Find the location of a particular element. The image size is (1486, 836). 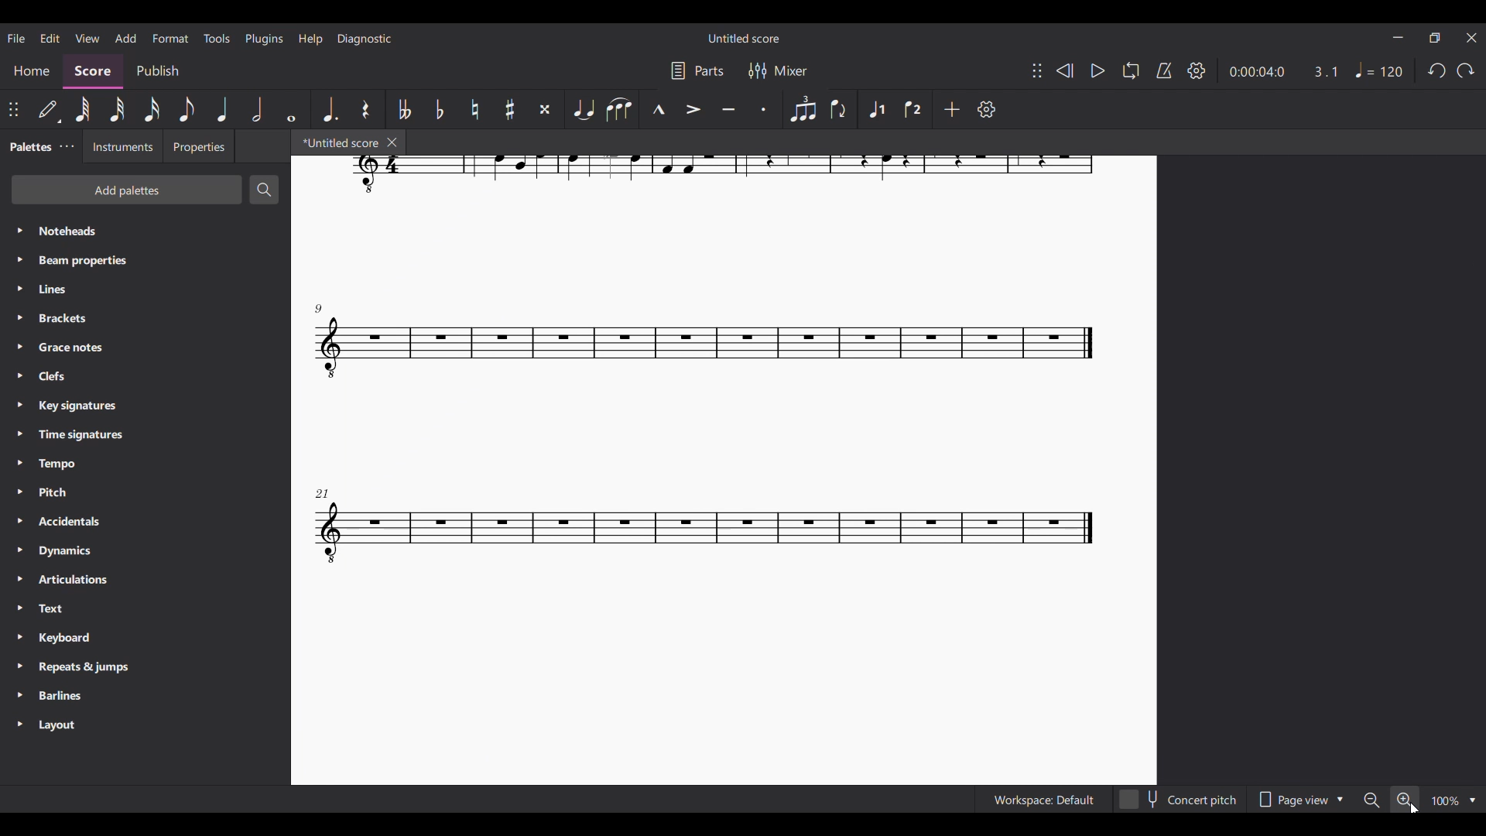

100% is located at coordinates (1443, 800).